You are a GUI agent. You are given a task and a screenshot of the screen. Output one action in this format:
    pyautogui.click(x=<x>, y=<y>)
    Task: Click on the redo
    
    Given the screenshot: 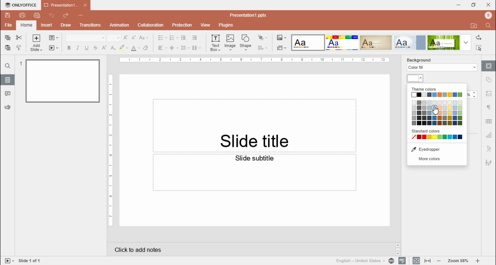 What is the action you would take?
    pyautogui.click(x=65, y=15)
    